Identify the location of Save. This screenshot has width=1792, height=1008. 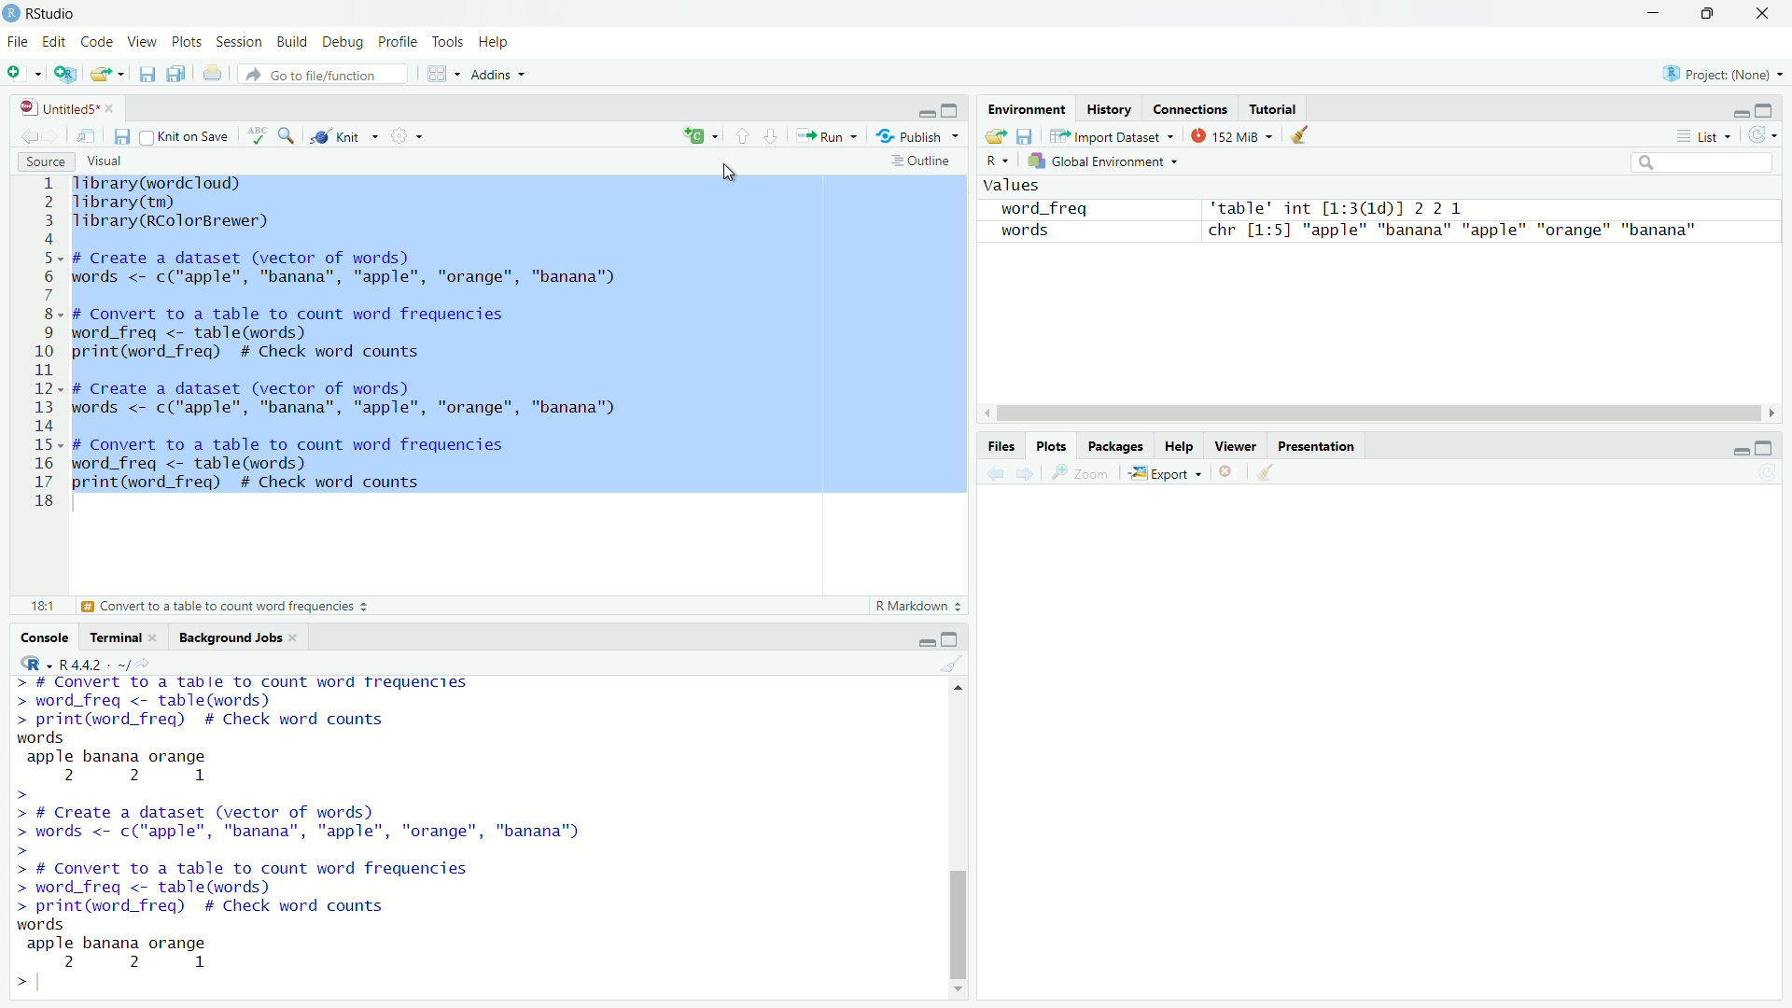
(119, 136).